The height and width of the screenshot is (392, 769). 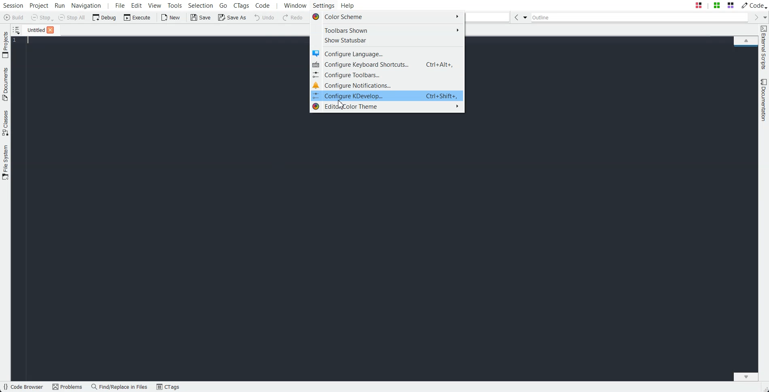 What do you see at coordinates (67, 387) in the screenshot?
I see `Problems` at bounding box center [67, 387].